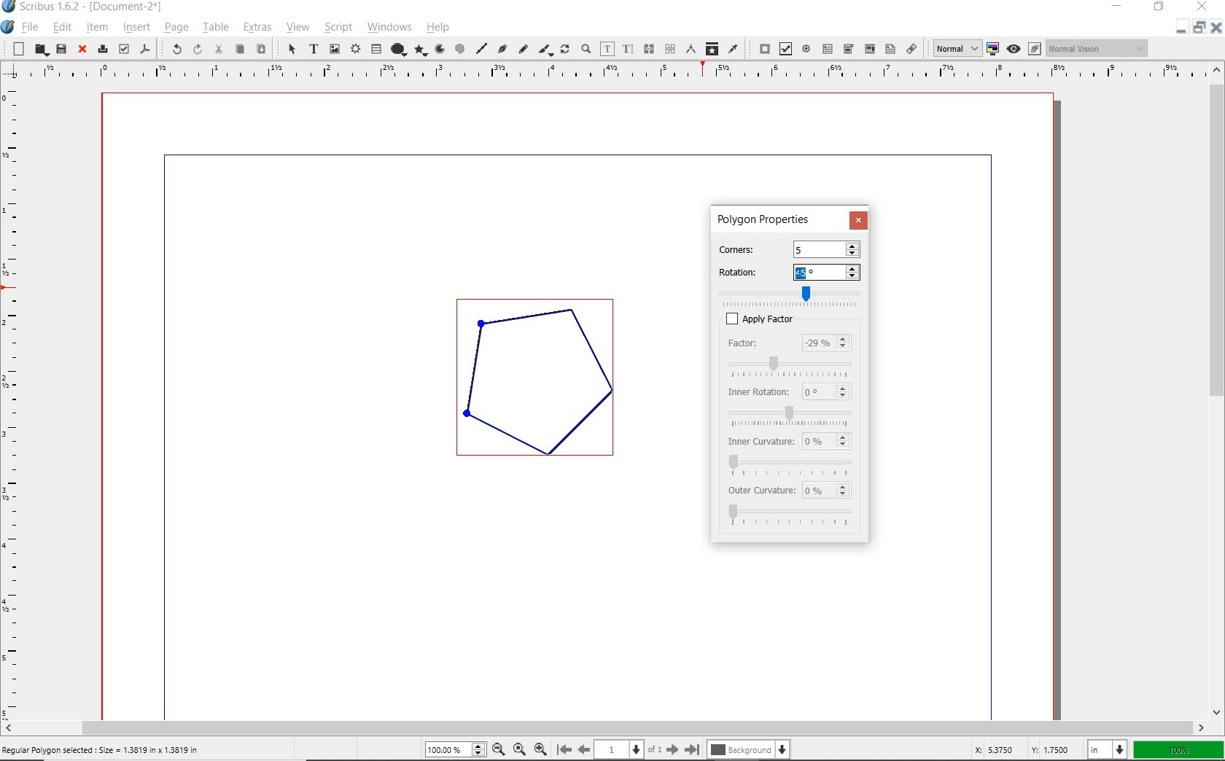 The width and height of the screenshot is (1225, 761). Describe the element at coordinates (629, 48) in the screenshot. I see `edit text with story editor` at that location.